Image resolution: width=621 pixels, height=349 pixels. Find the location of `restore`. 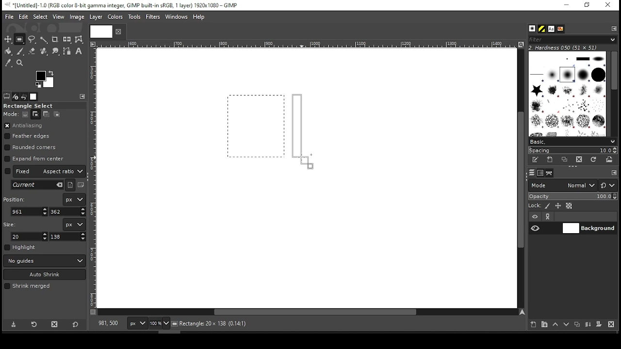

restore is located at coordinates (588, 5).